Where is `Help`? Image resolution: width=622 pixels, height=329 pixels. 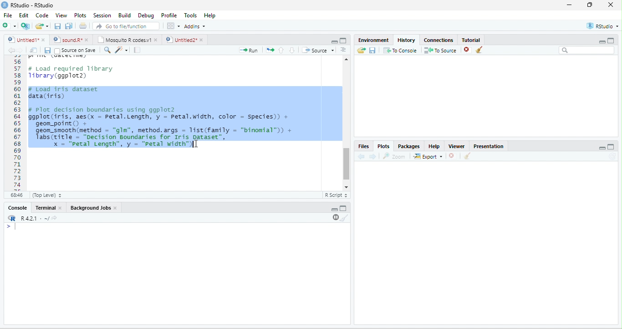 Help is located at coordinates (434, 146).